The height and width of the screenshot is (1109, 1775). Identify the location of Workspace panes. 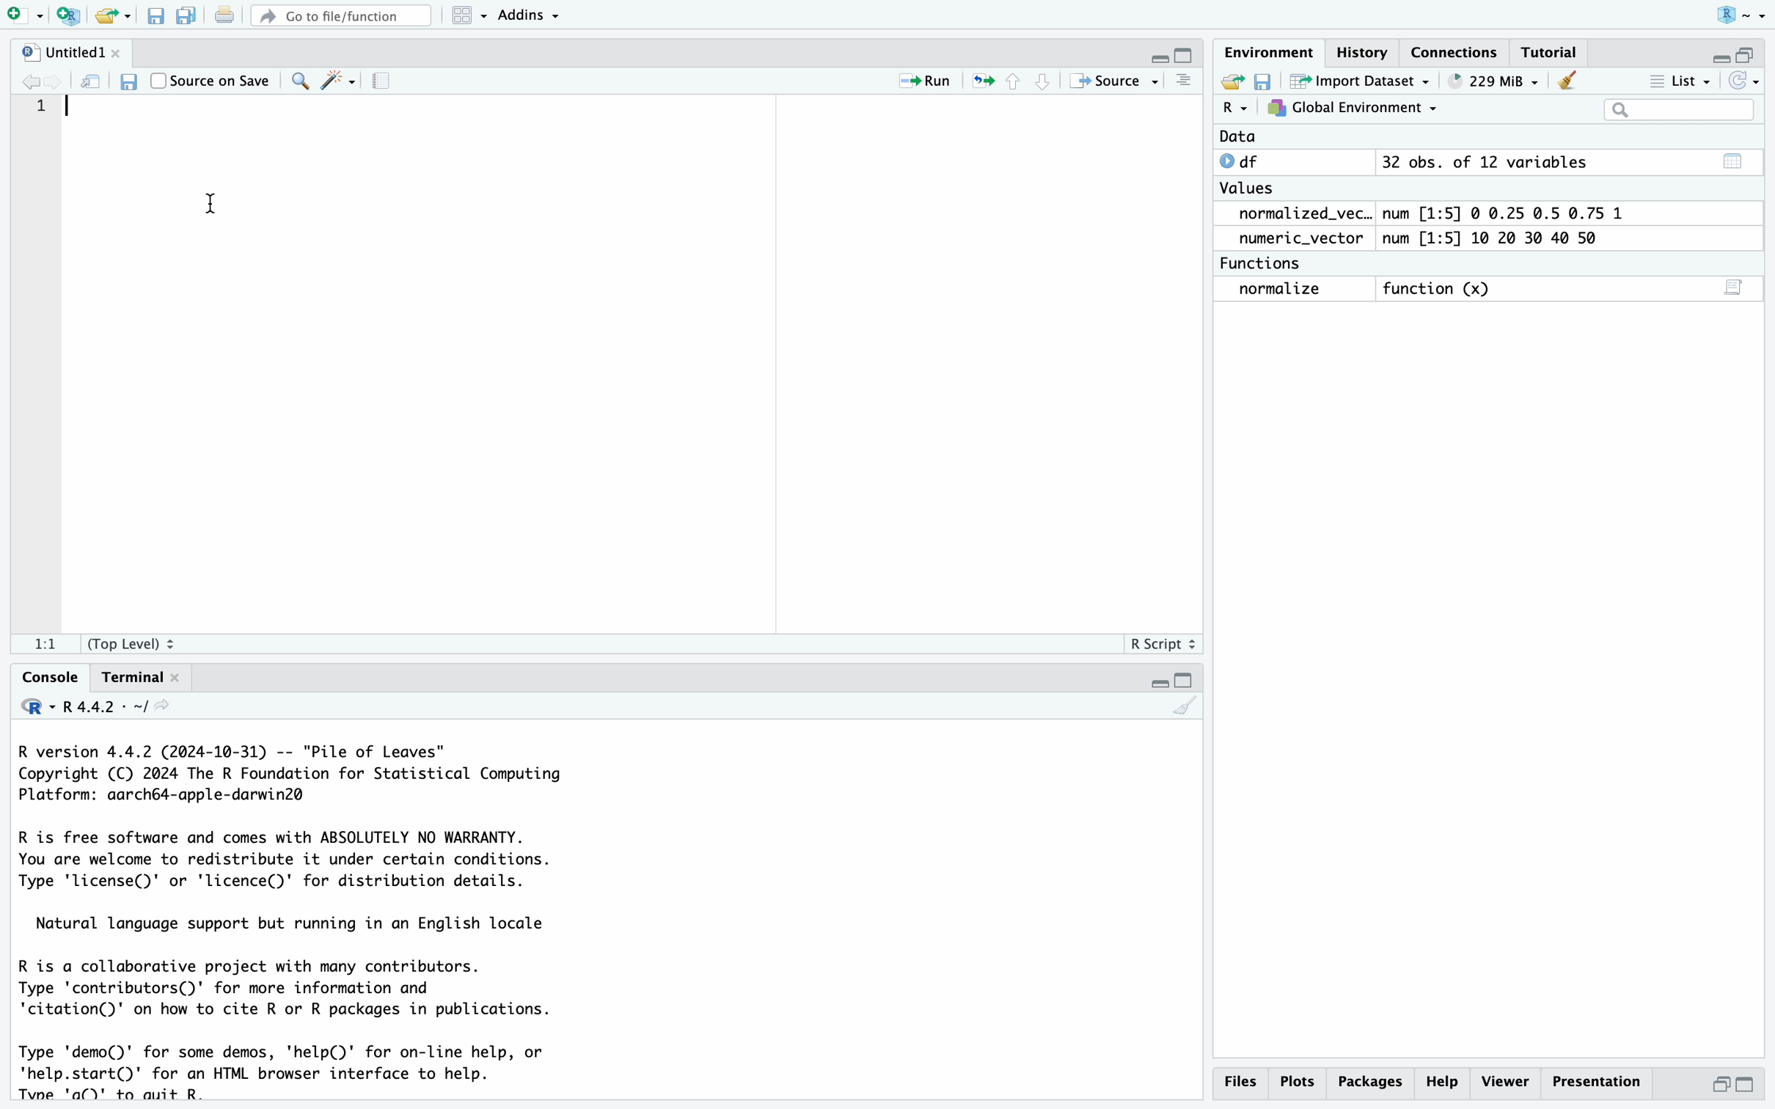
(464, 16).